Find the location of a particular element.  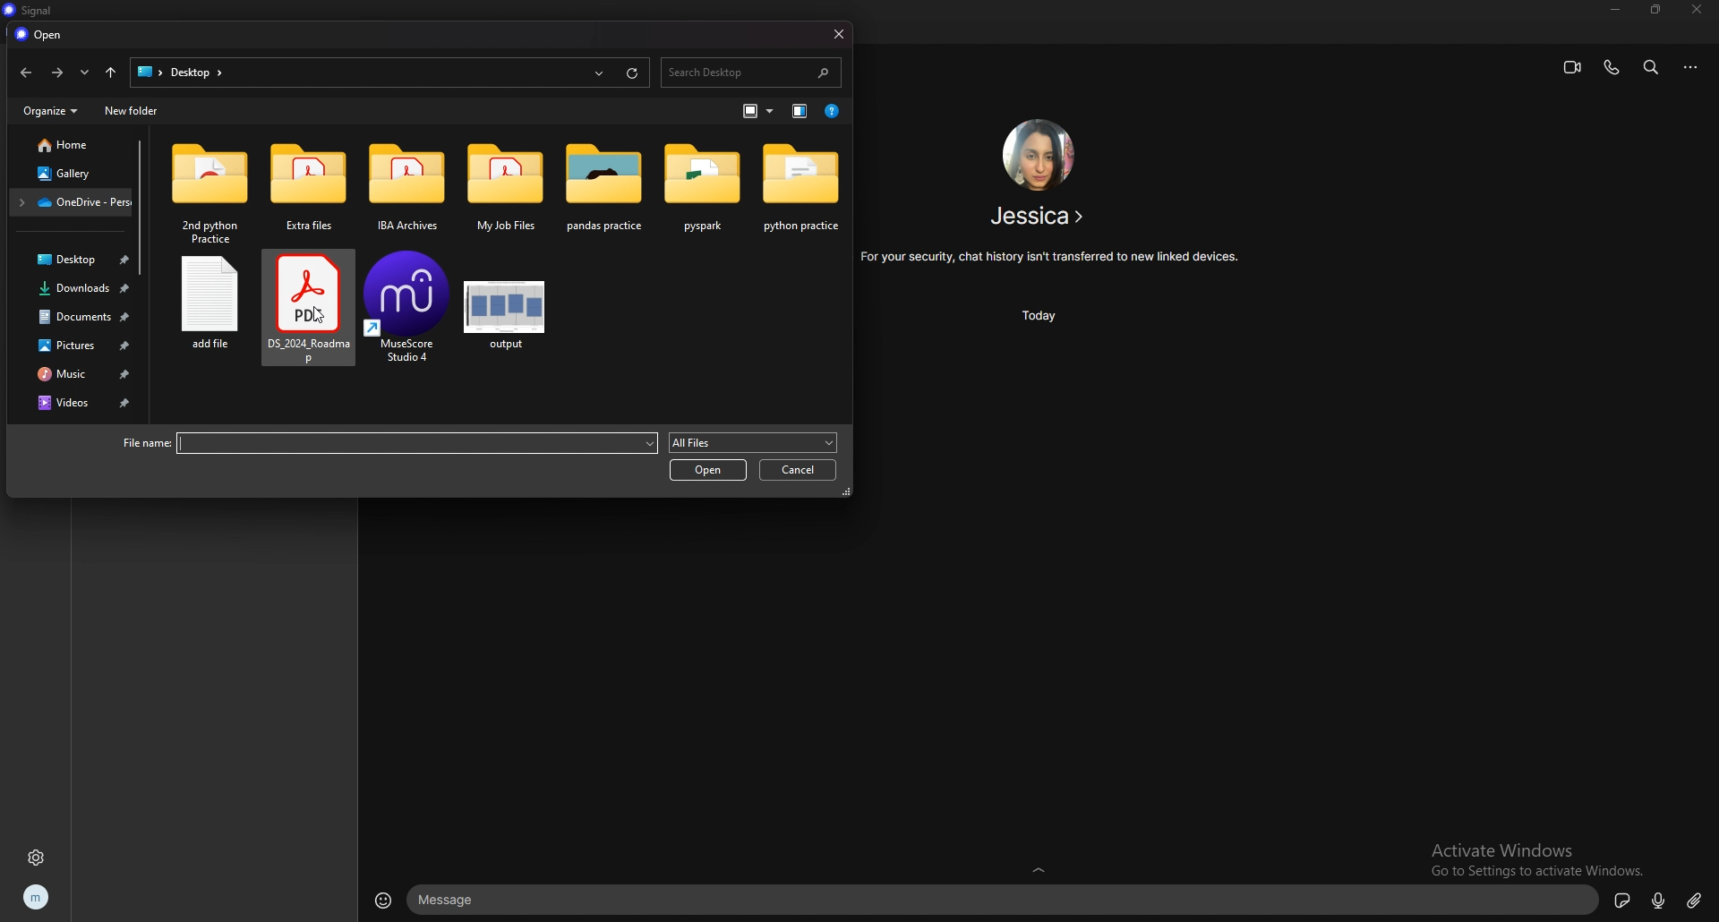

settings is located at coordinates (38, 858).